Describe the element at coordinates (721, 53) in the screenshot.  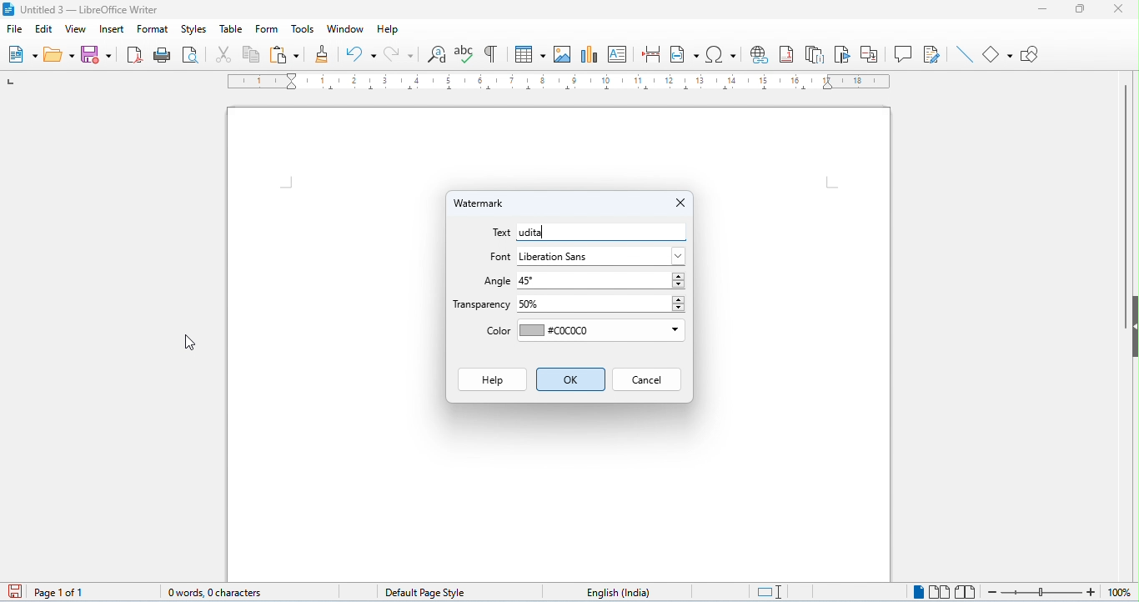
I see `insert special characters` at that location.